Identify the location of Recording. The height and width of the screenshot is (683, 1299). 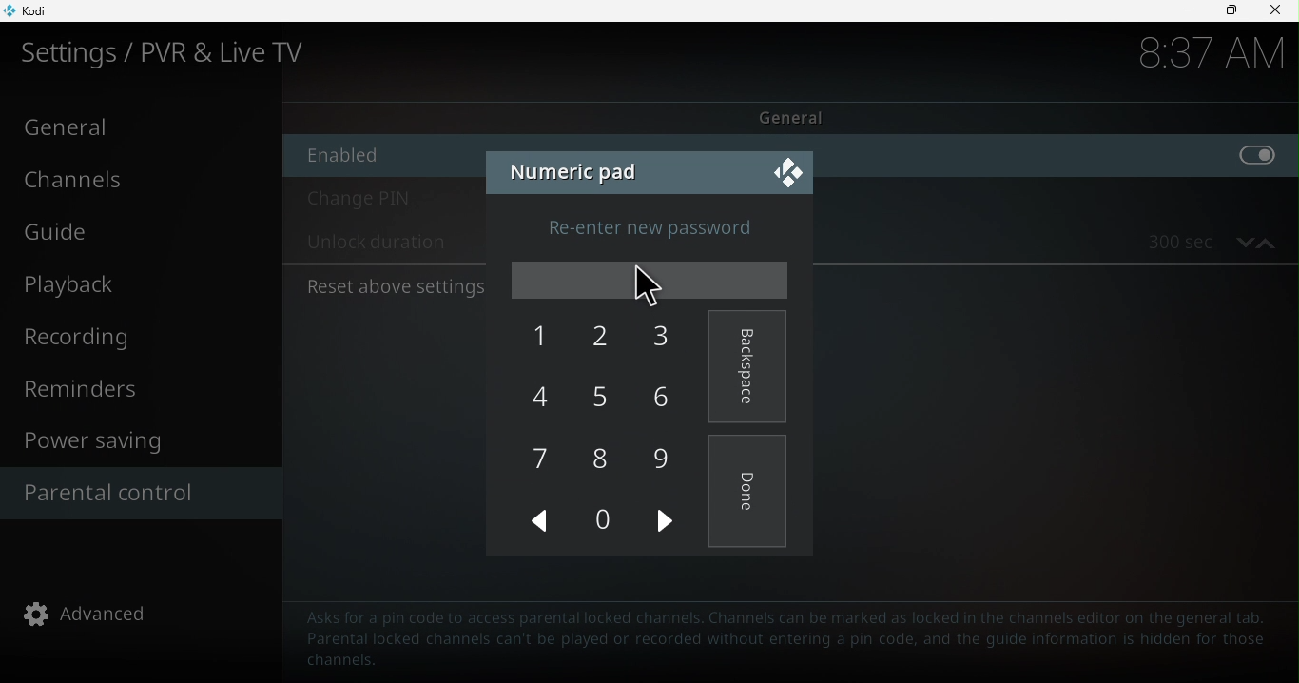
(137, 335).